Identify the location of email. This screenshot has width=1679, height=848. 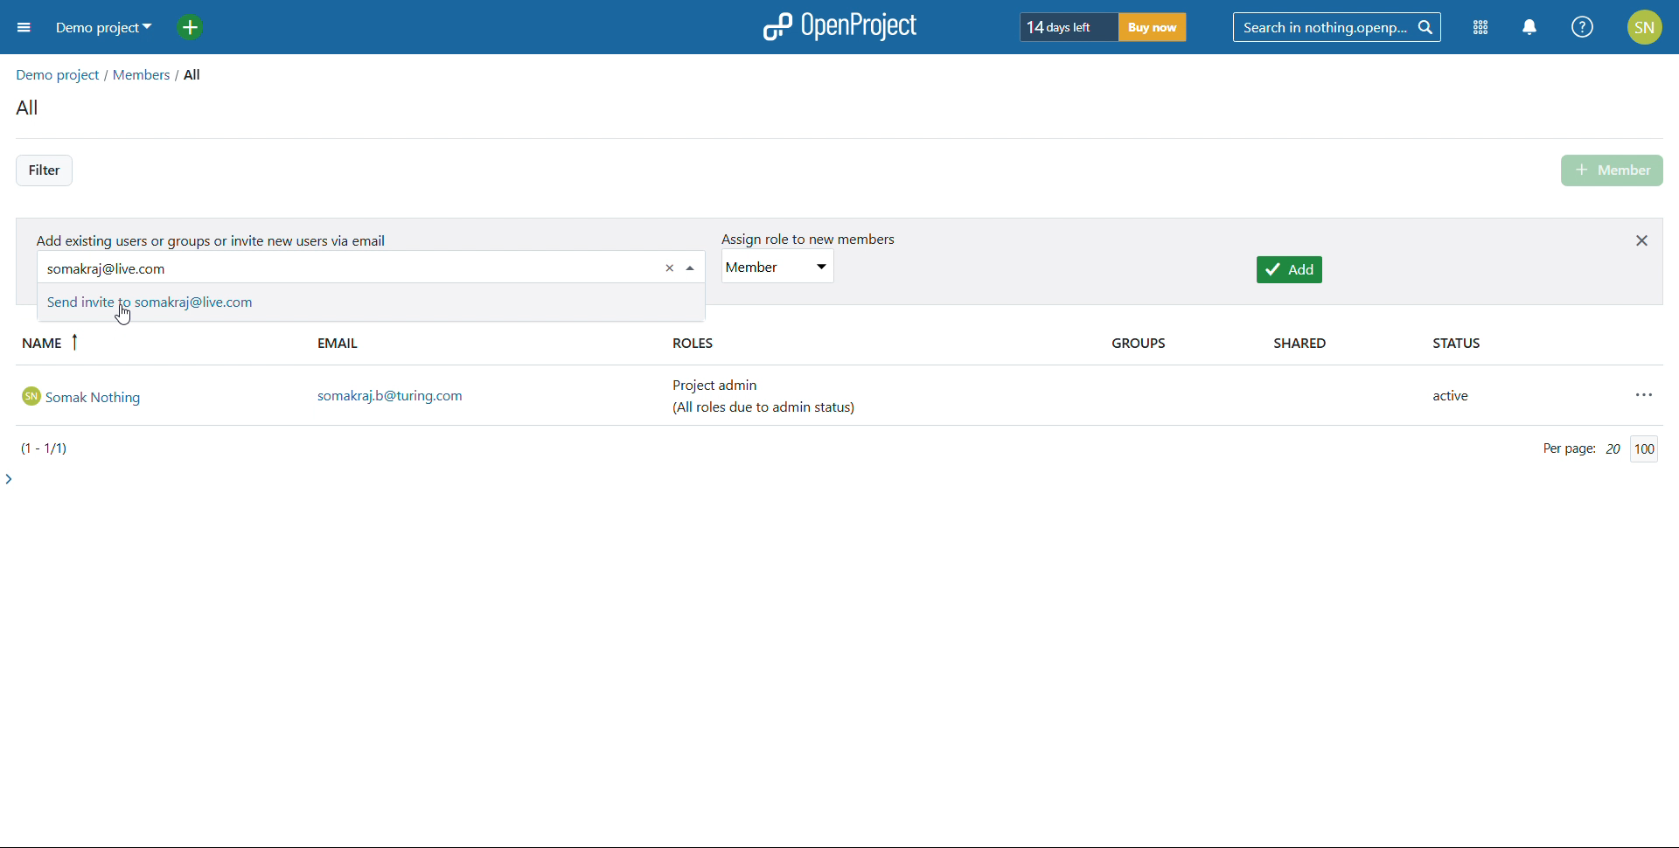
(485, 344).